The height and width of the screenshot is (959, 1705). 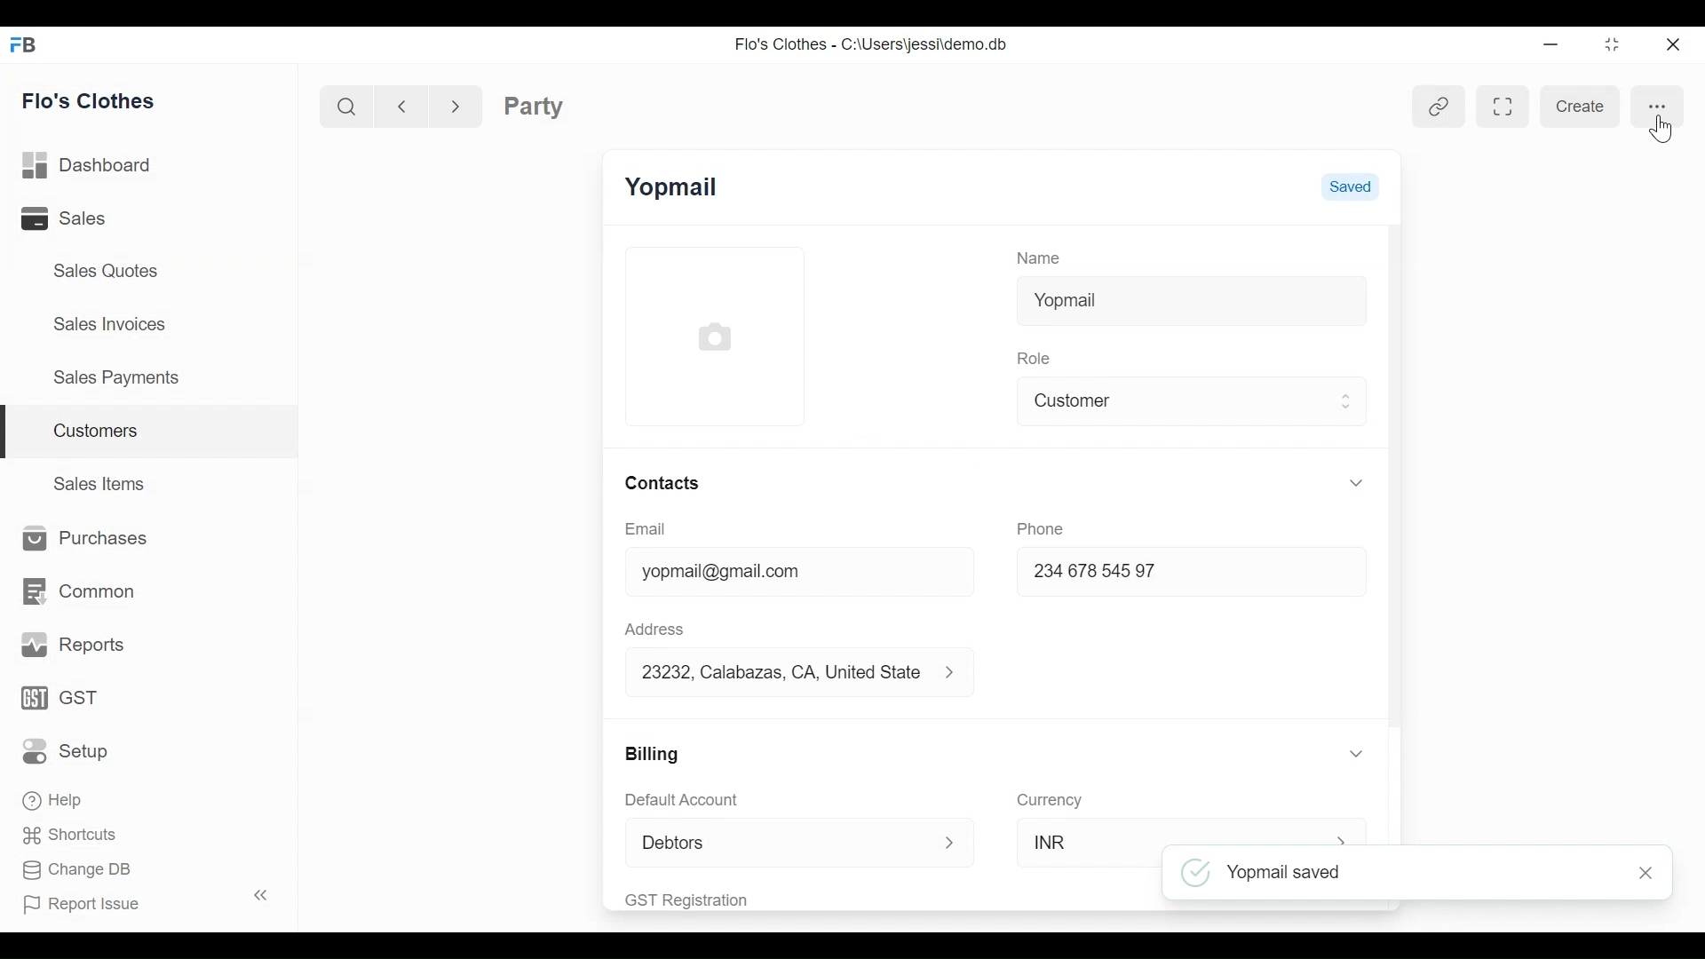 I want to click on create, so click(x=1579, y=107).